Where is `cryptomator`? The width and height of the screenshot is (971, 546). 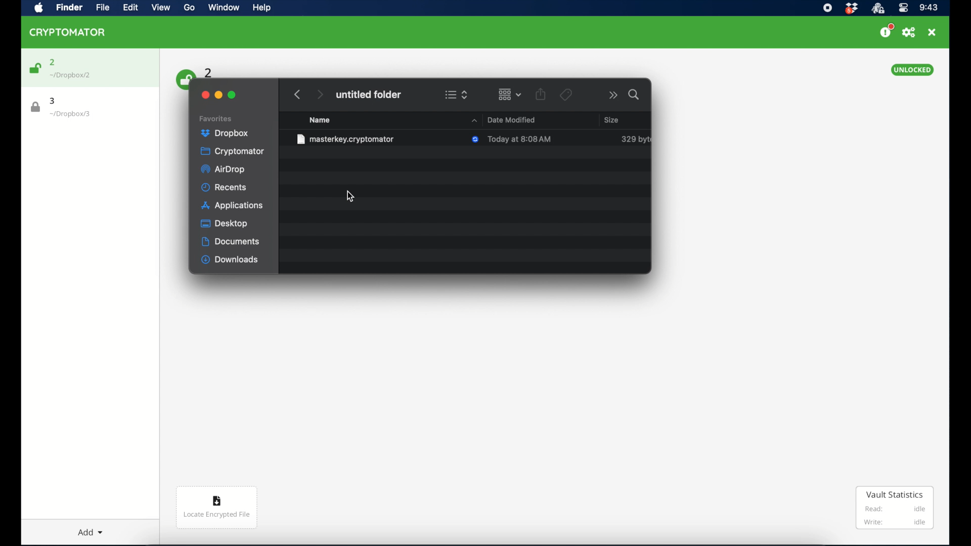 cryptomator is located at coordinates (232, 152).